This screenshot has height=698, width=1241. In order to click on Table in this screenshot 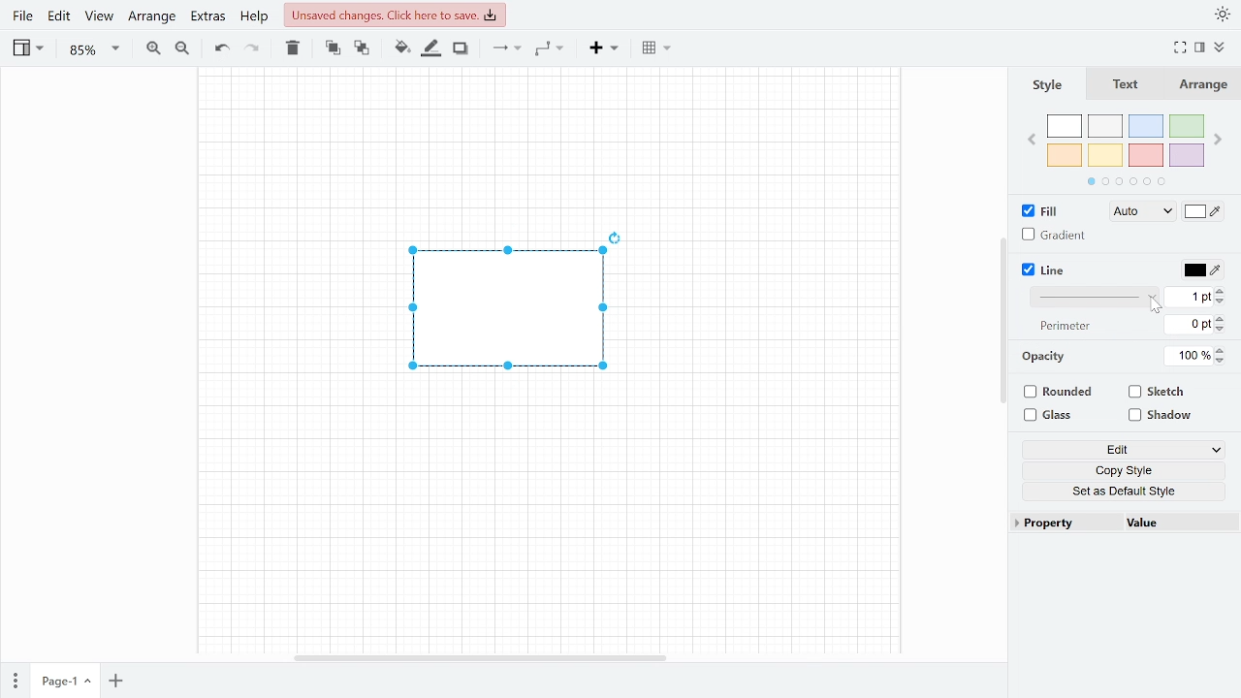, I will do `click(655, 48)`.